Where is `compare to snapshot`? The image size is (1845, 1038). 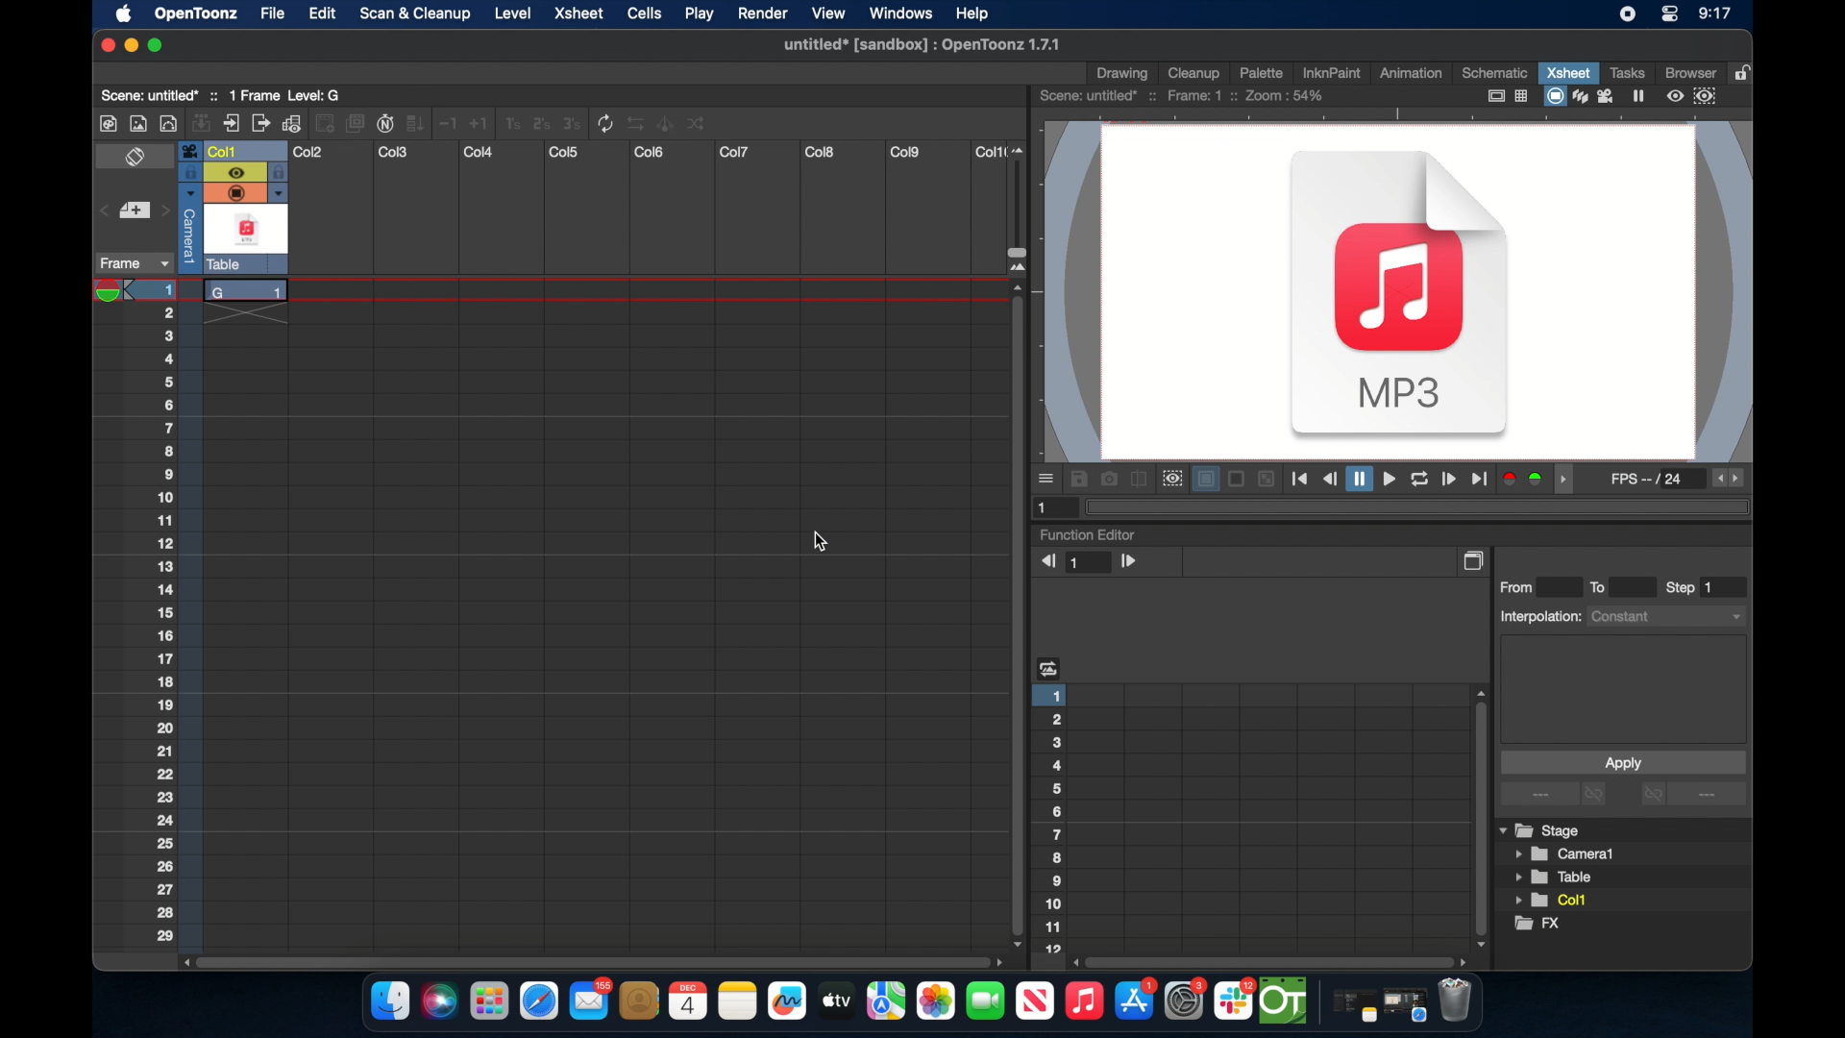
compare to snapshot is located at coordinates (1140, 480).